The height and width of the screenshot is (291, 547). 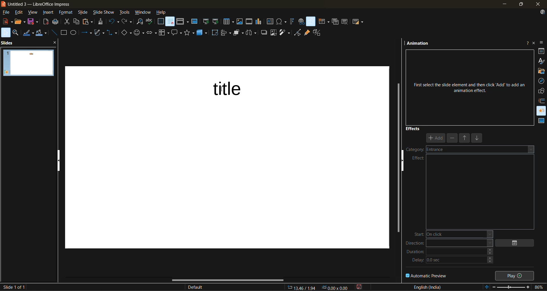 I want to click on maximize, so click(x=520, y=5).